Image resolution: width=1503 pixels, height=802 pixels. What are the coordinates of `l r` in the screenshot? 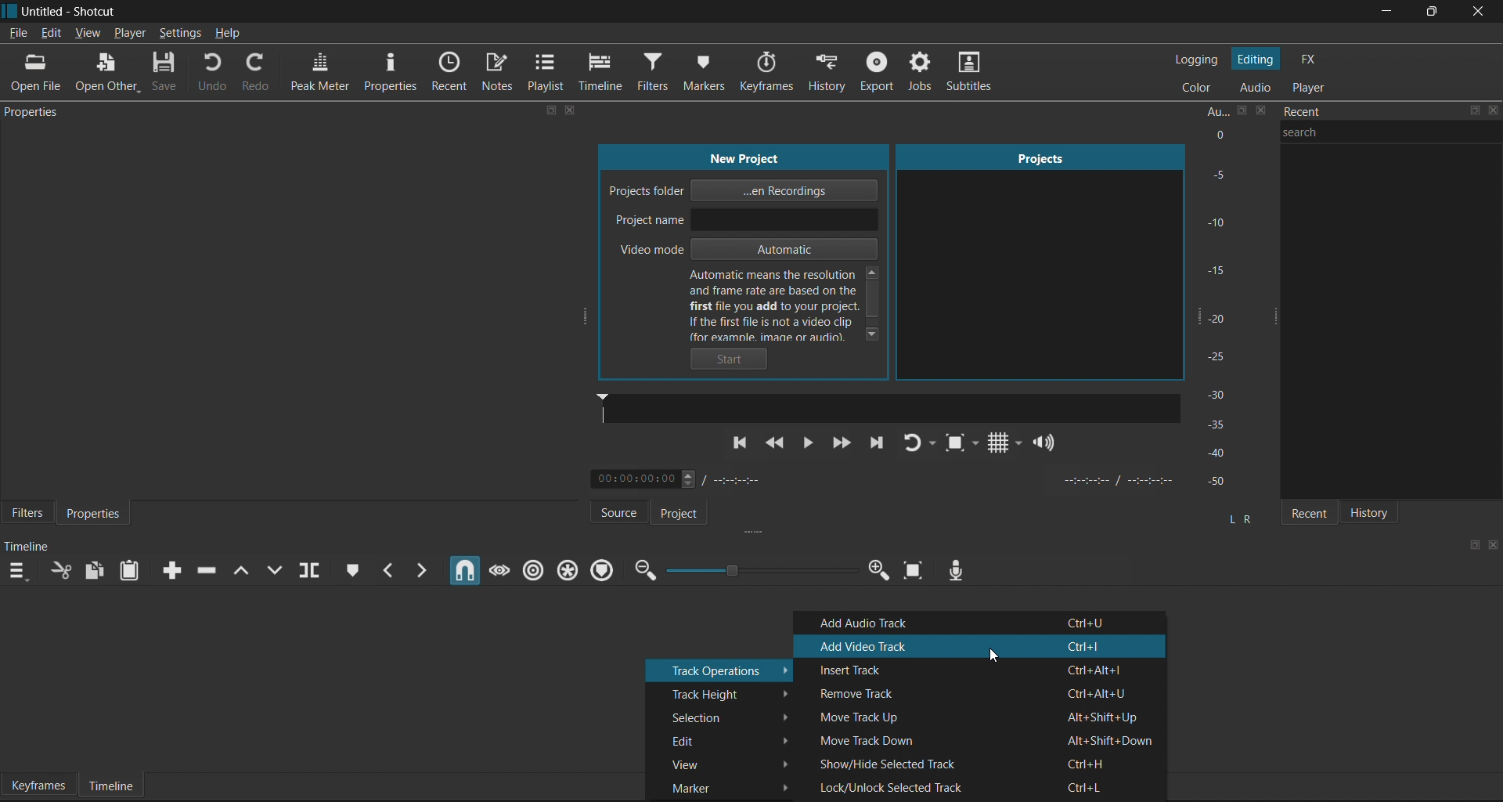 It's located at (1238, 513).